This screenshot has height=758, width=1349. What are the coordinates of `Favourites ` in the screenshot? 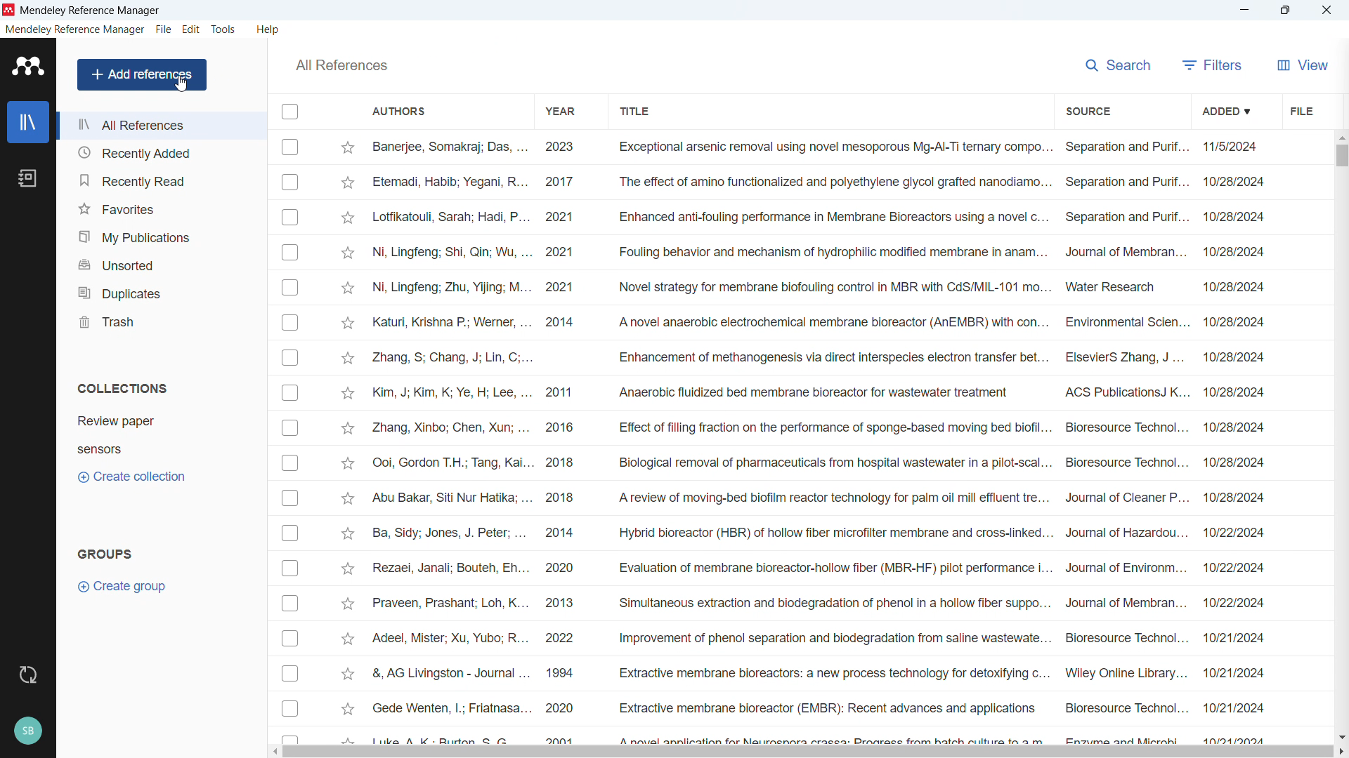 It's located at (160, 208).